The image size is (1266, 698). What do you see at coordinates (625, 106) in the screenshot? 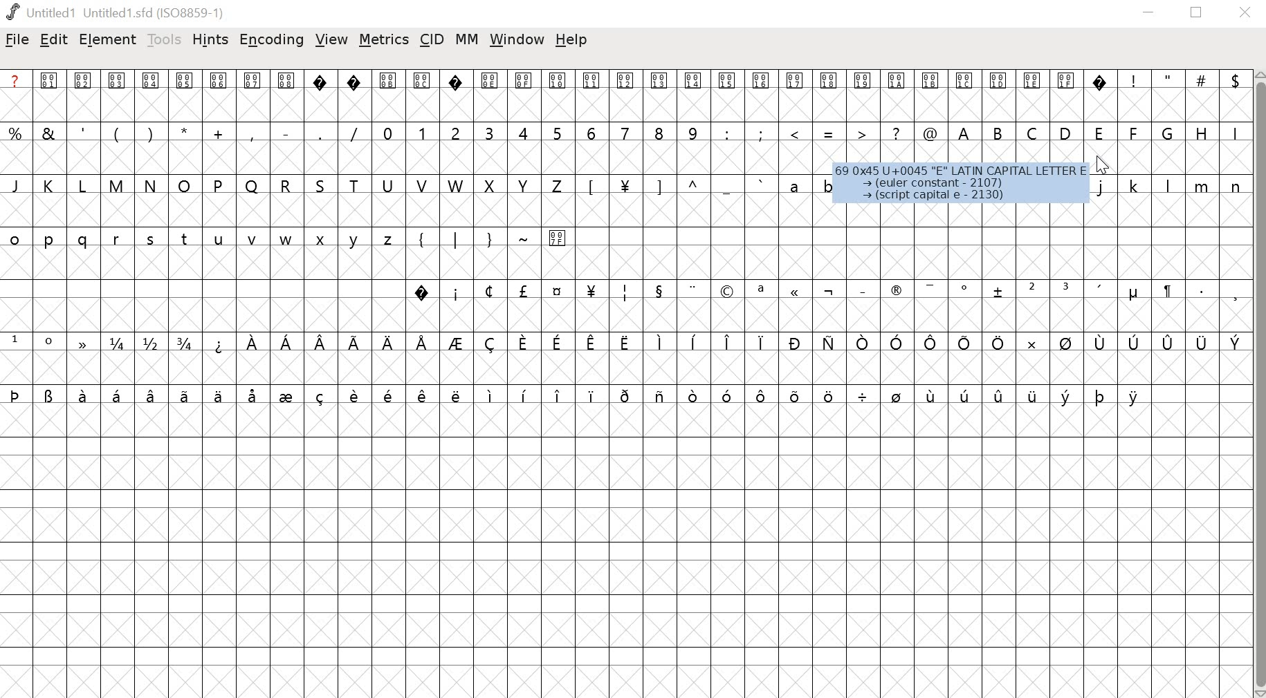
I see `empty cells` at bounding box center [625, 106].